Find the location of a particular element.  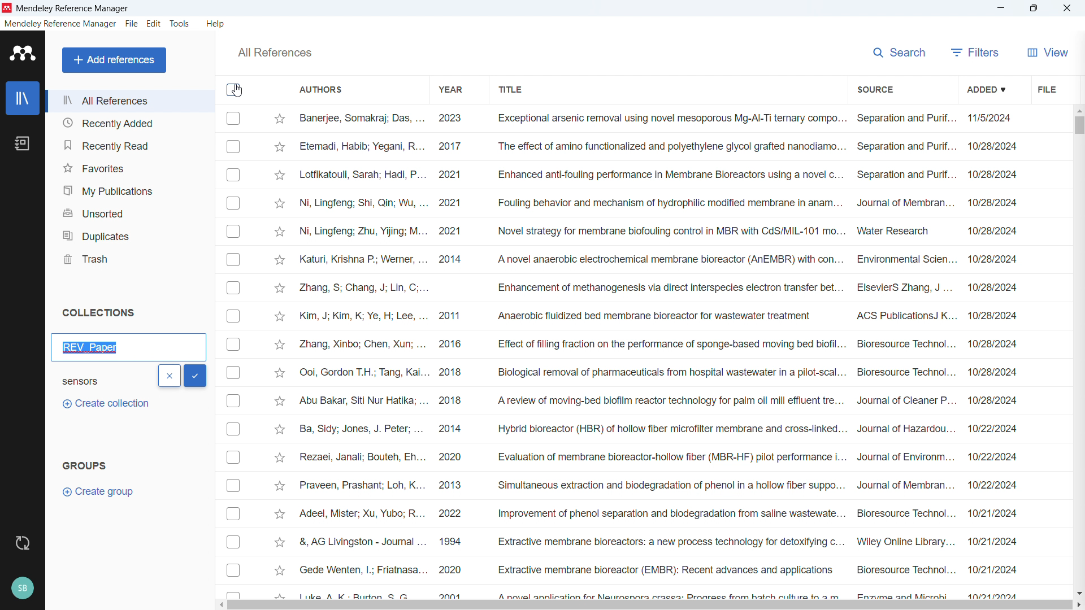

Scroll right  is located at coordinates (1078, 605).